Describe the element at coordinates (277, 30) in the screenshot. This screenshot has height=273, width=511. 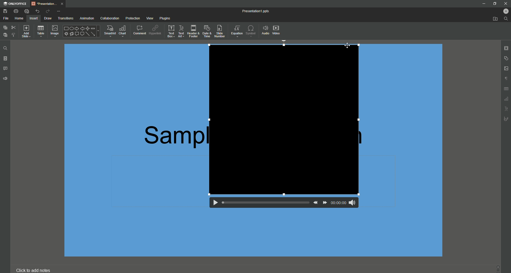
I see `Video` at that location.